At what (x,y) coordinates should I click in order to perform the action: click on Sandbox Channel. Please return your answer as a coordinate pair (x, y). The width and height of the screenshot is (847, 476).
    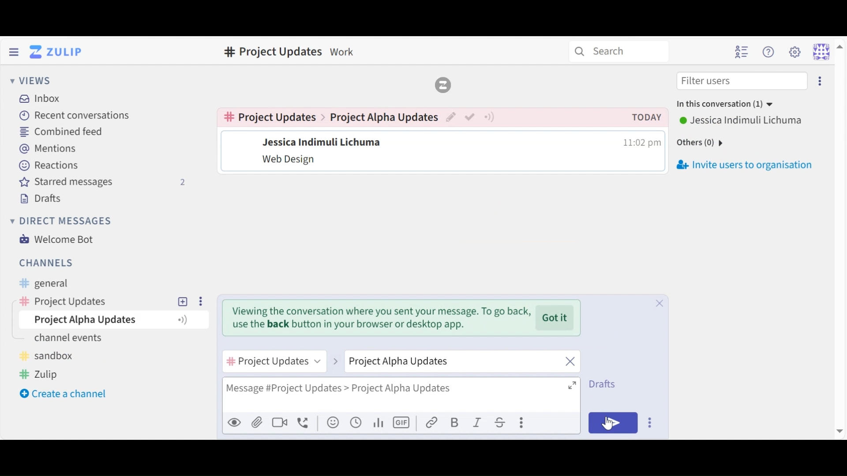
    Looking at the image, I should click on (47, 354).